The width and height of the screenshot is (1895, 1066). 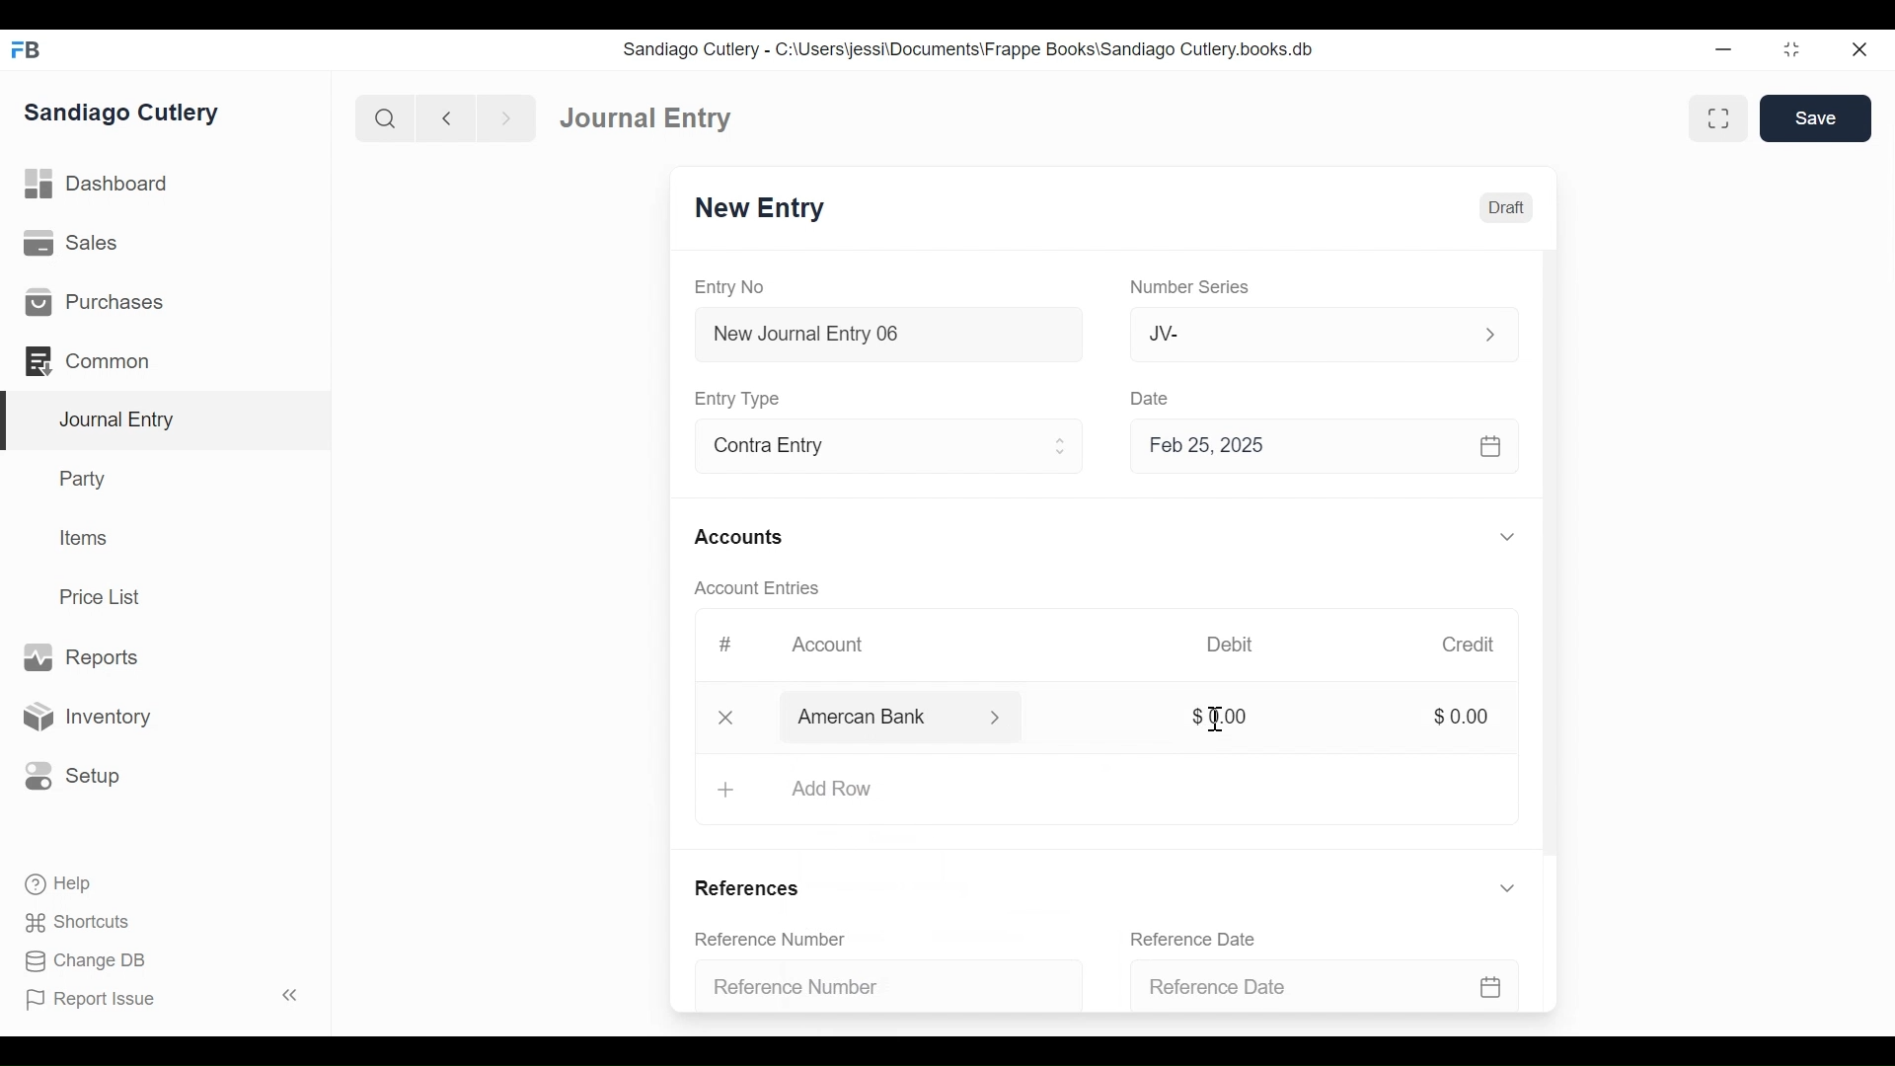 I want to click on Items, so click(x=85, y=538).